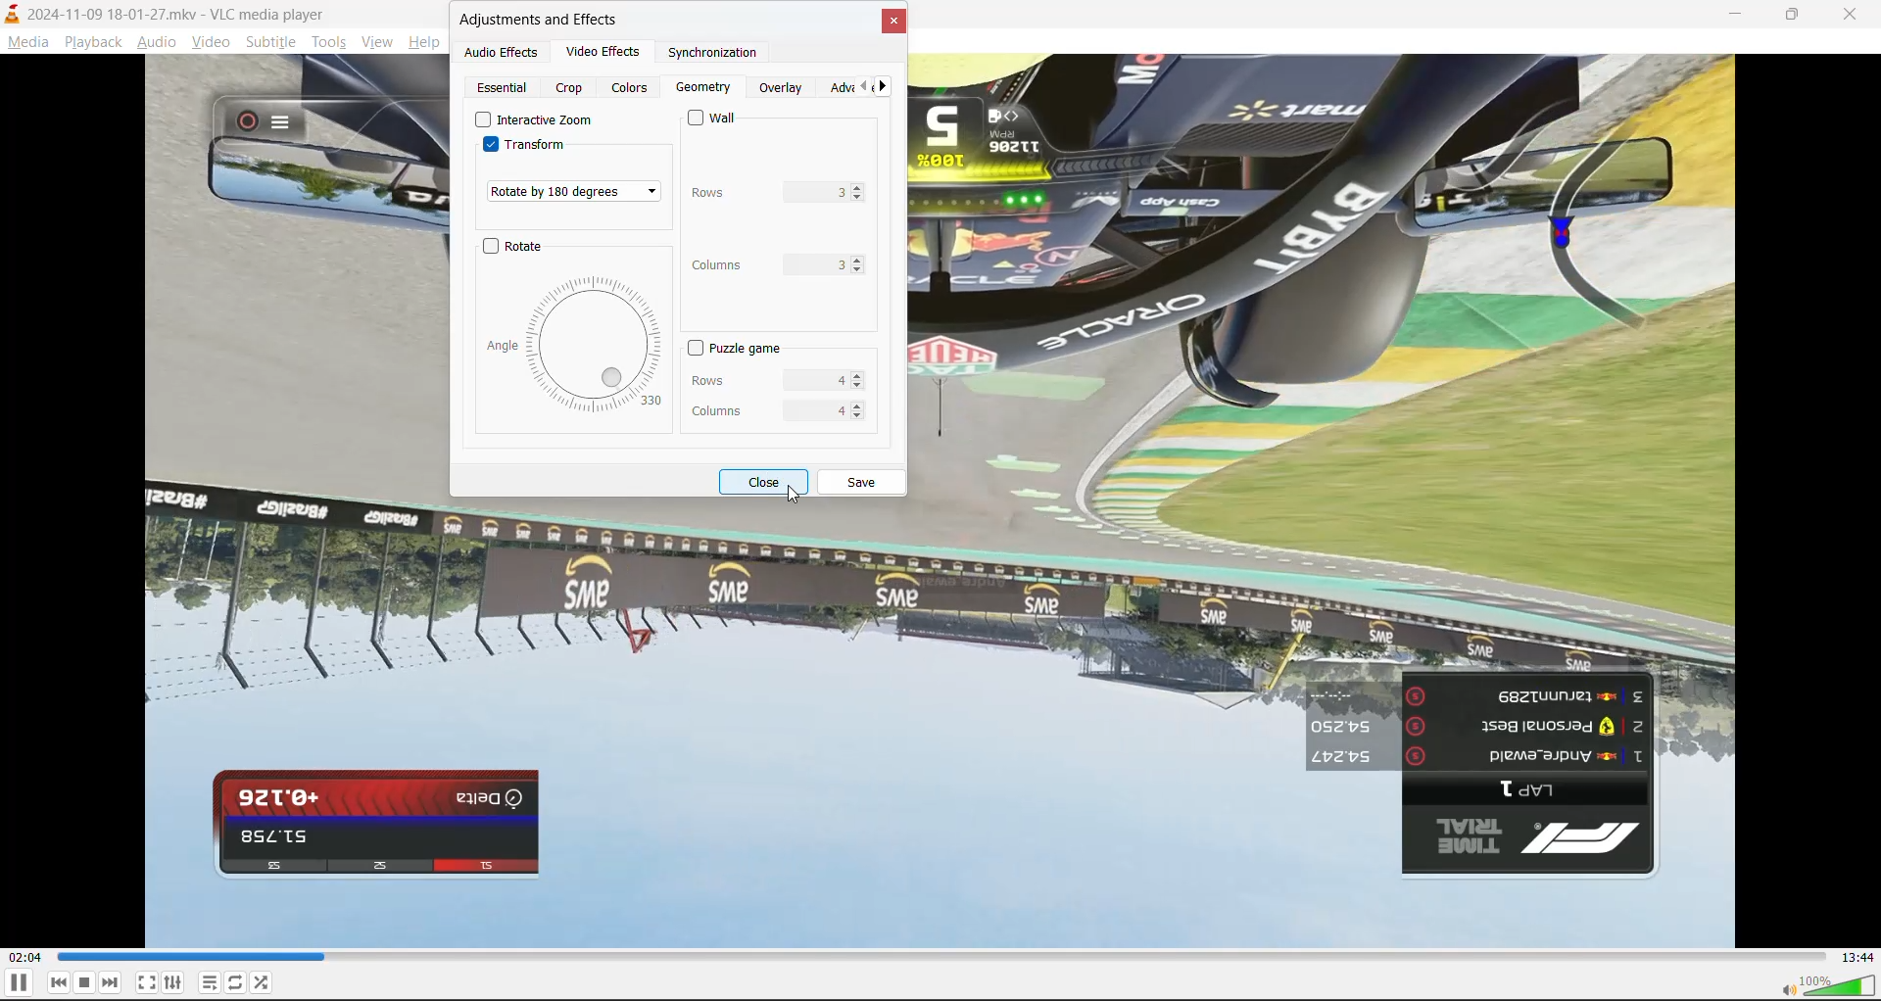 This screenshot has width=1881, height=1001. Describe the element at coordinates (860, 270) in the screenshot. I see `decrease` at that location.